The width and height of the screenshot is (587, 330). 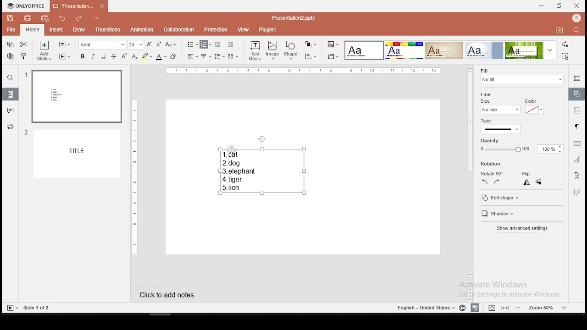 I want to click on spell check, so click(x=476, y=308).